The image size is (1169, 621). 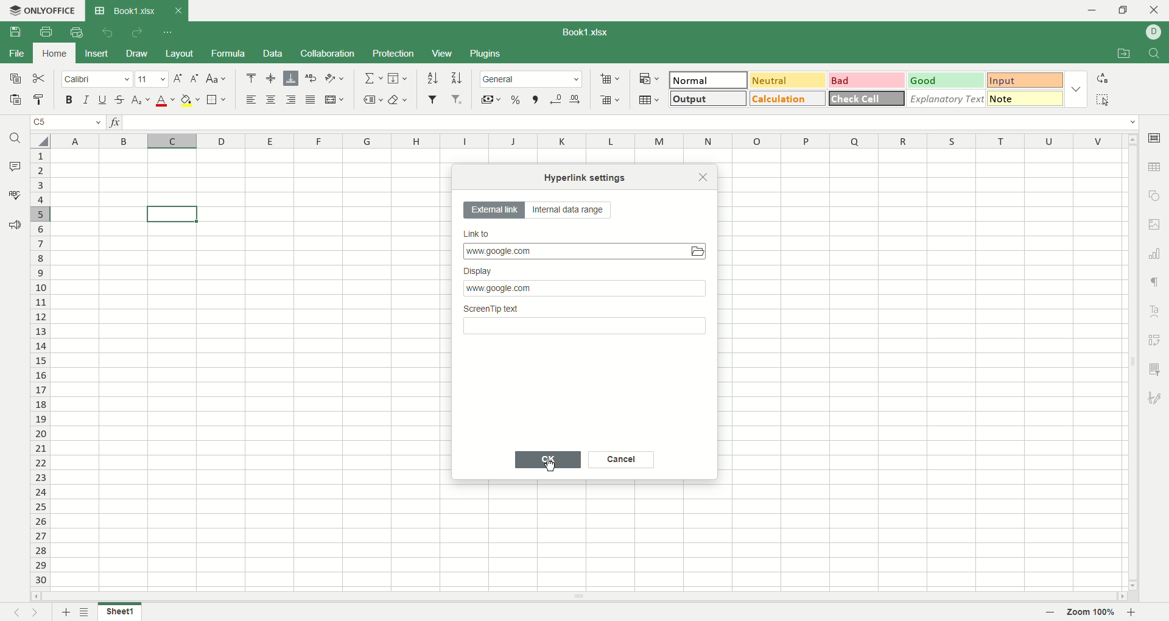 What do you see at coordinates (89, 612) in the screenshot?
I see `sheet list` at bounding box center [89, 612].